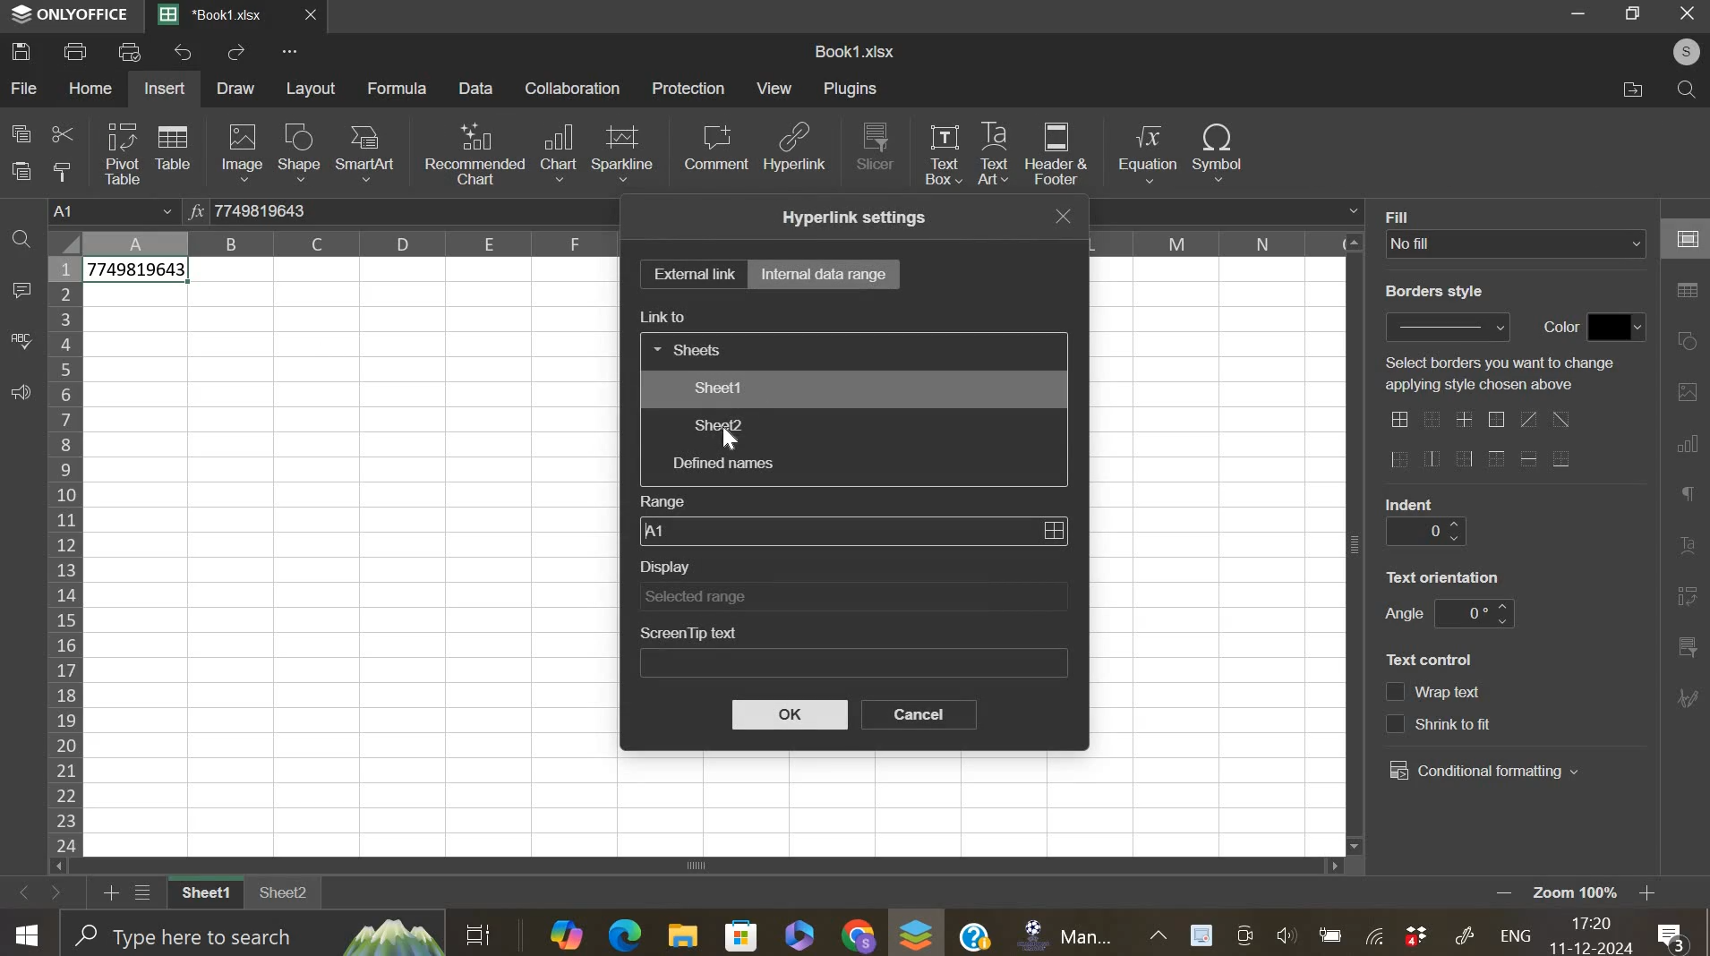 The image size is (1710, 956). I want to click on chart, so click(558, 153).